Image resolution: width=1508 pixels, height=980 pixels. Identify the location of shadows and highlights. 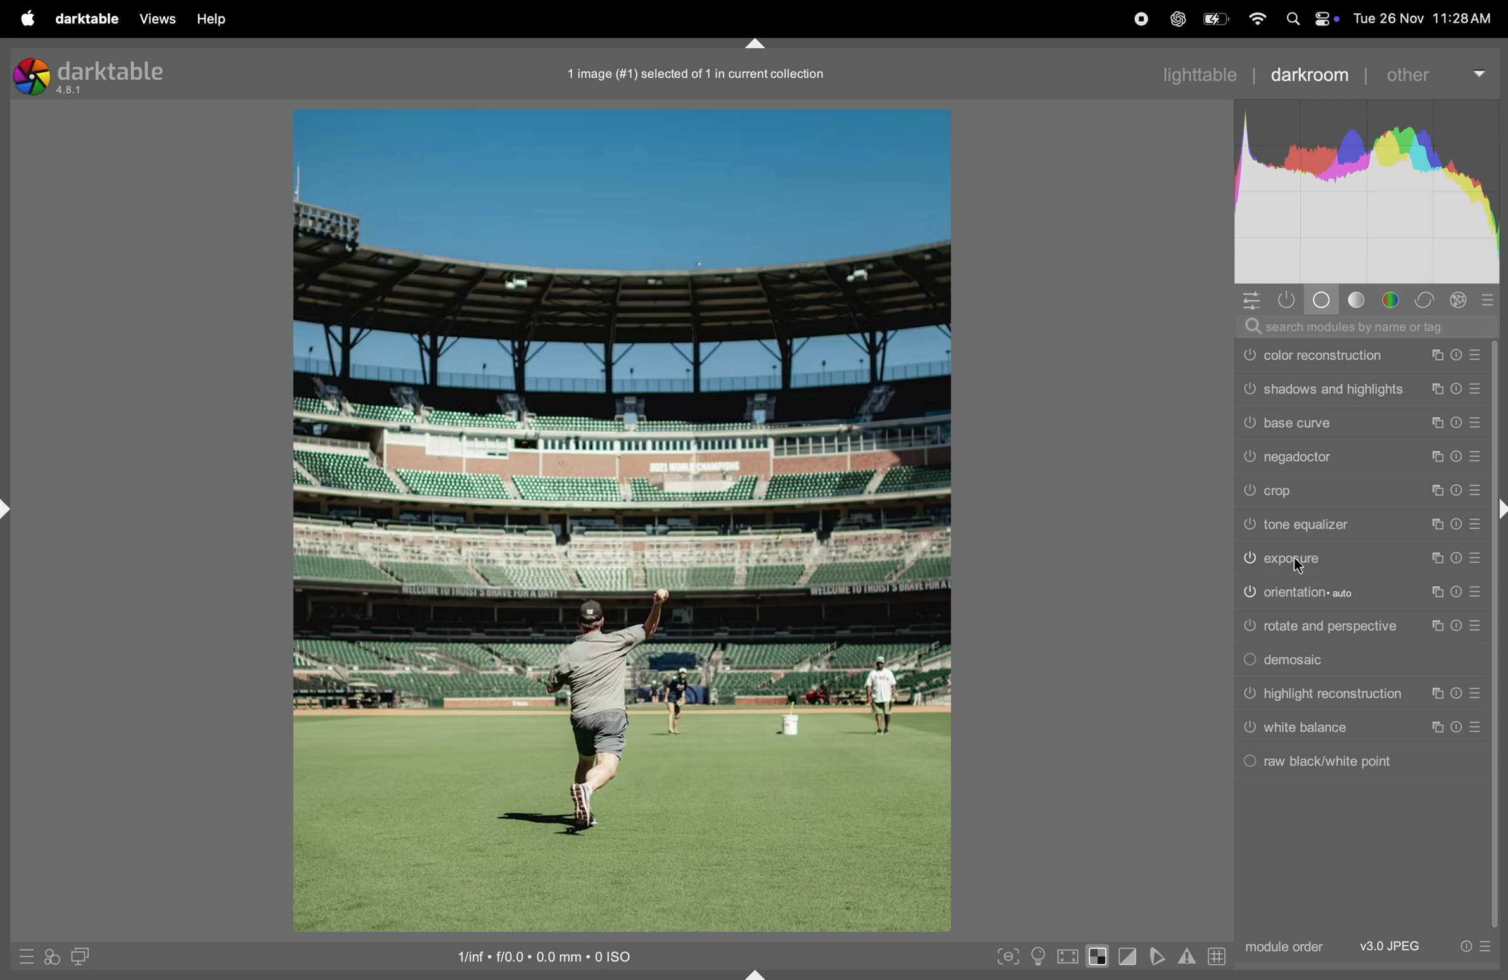
(1336, 388).